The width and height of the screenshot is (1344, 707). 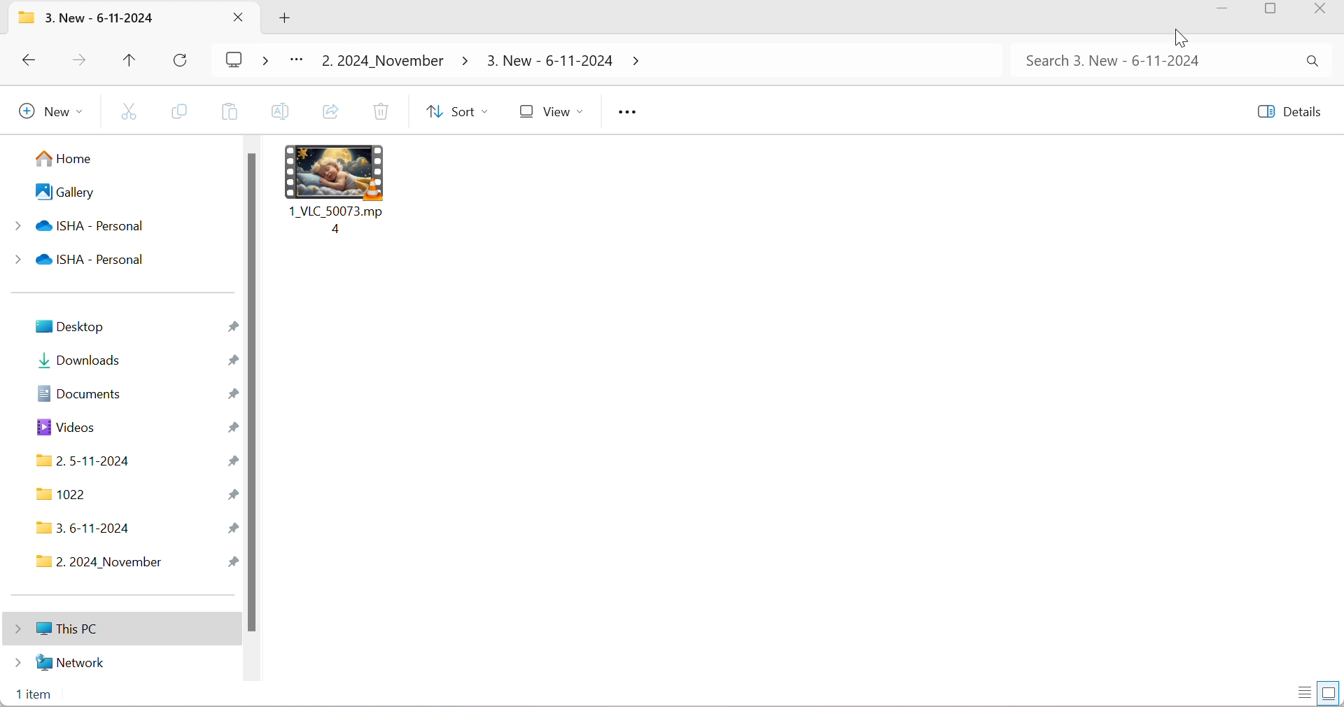 What do you see at coordinates (234, 527) in the screenshot?
I see `Pin` at bounding box center [234, 527].